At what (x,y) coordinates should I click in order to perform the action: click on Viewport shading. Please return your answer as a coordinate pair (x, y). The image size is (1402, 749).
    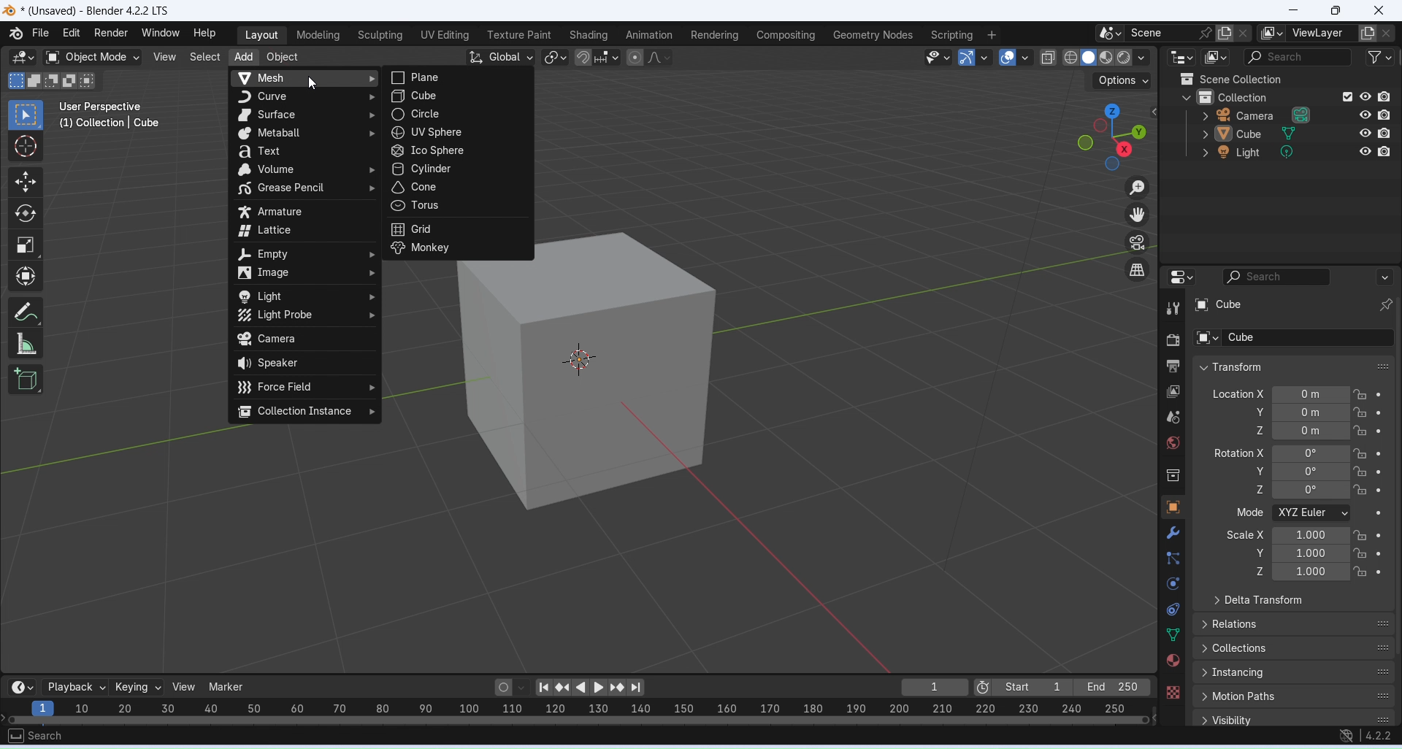
    Looking at the image, I should click on (1098, 57).